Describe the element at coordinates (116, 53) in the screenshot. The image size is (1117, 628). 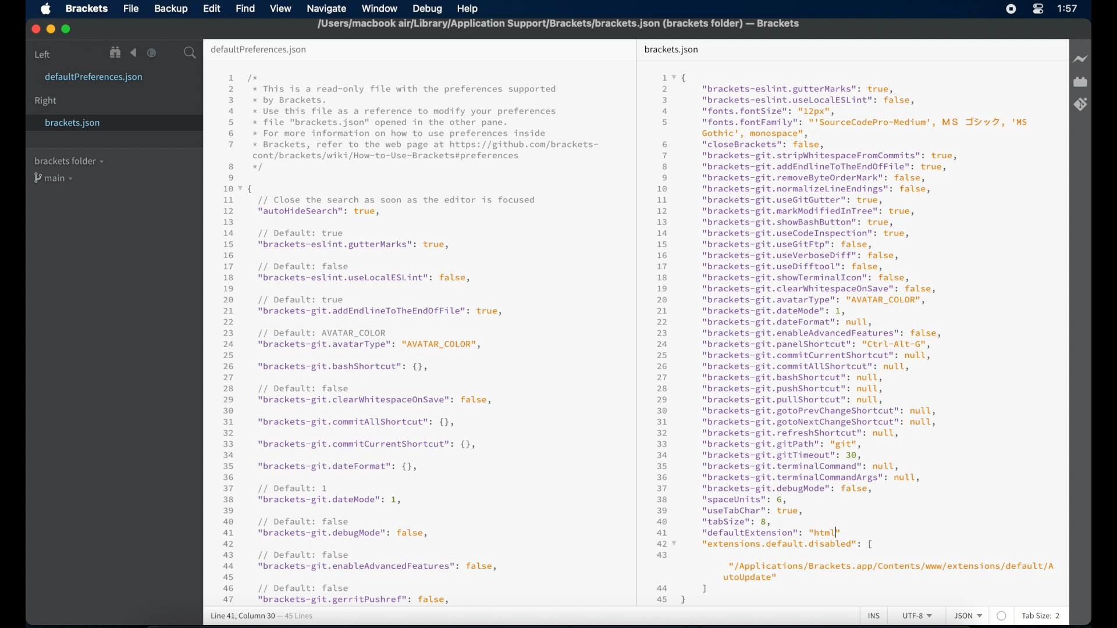
I see `show file in tree` at that location.